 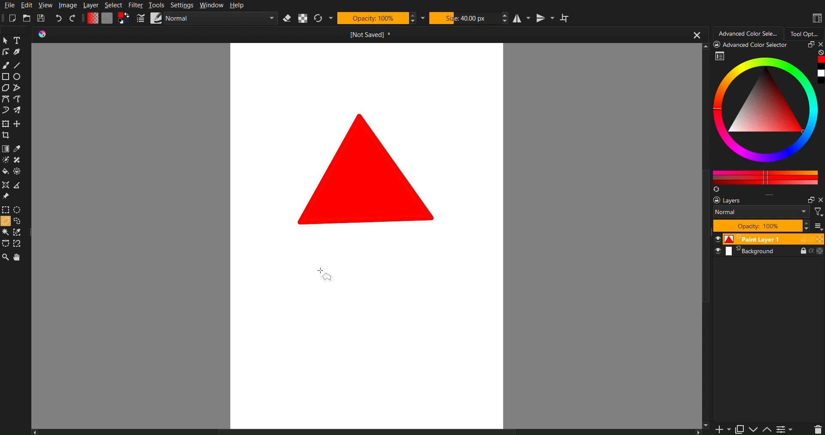 What do you see at coordinates (767, 226) in the screenshot?
I see `Layers` at bounding box center [767, 226].